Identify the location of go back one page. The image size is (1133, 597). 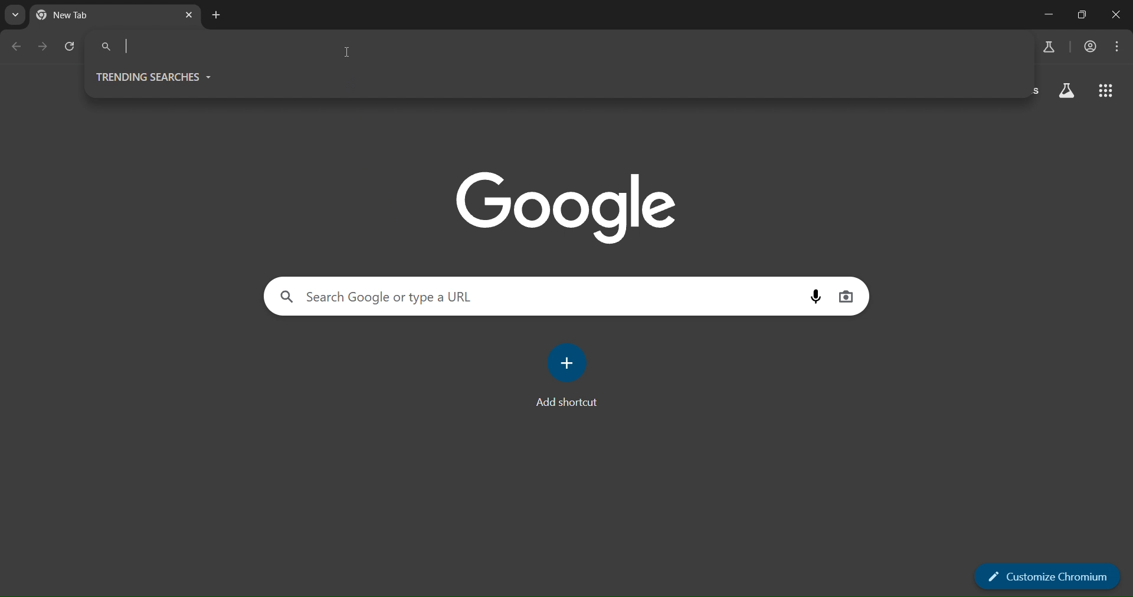
(19, 47).